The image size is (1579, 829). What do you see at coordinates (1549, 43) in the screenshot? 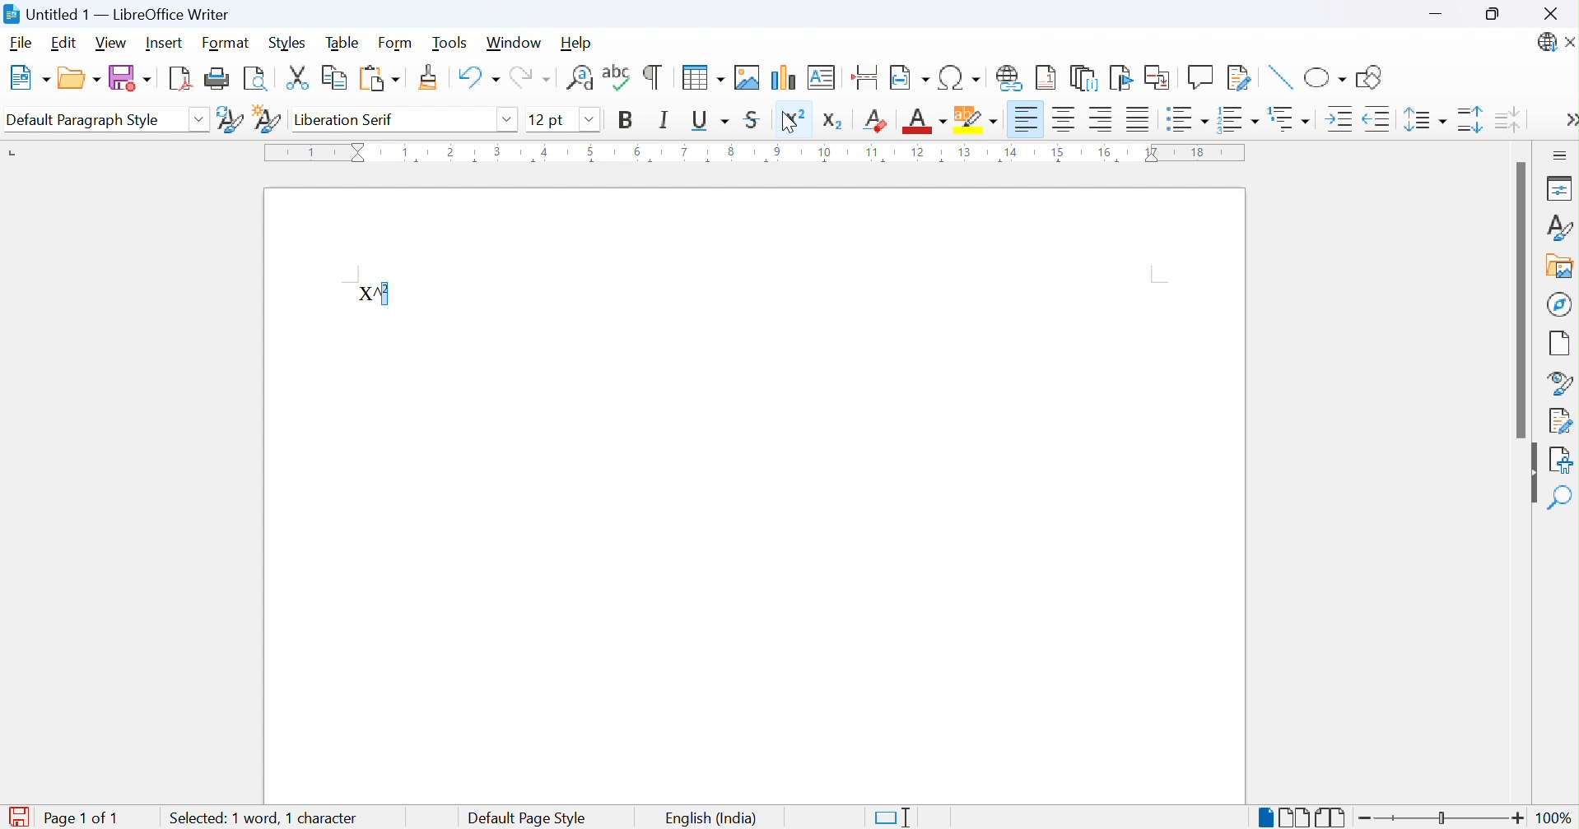
I see `LibreOffice update available` at bounding box center [1549, 43].